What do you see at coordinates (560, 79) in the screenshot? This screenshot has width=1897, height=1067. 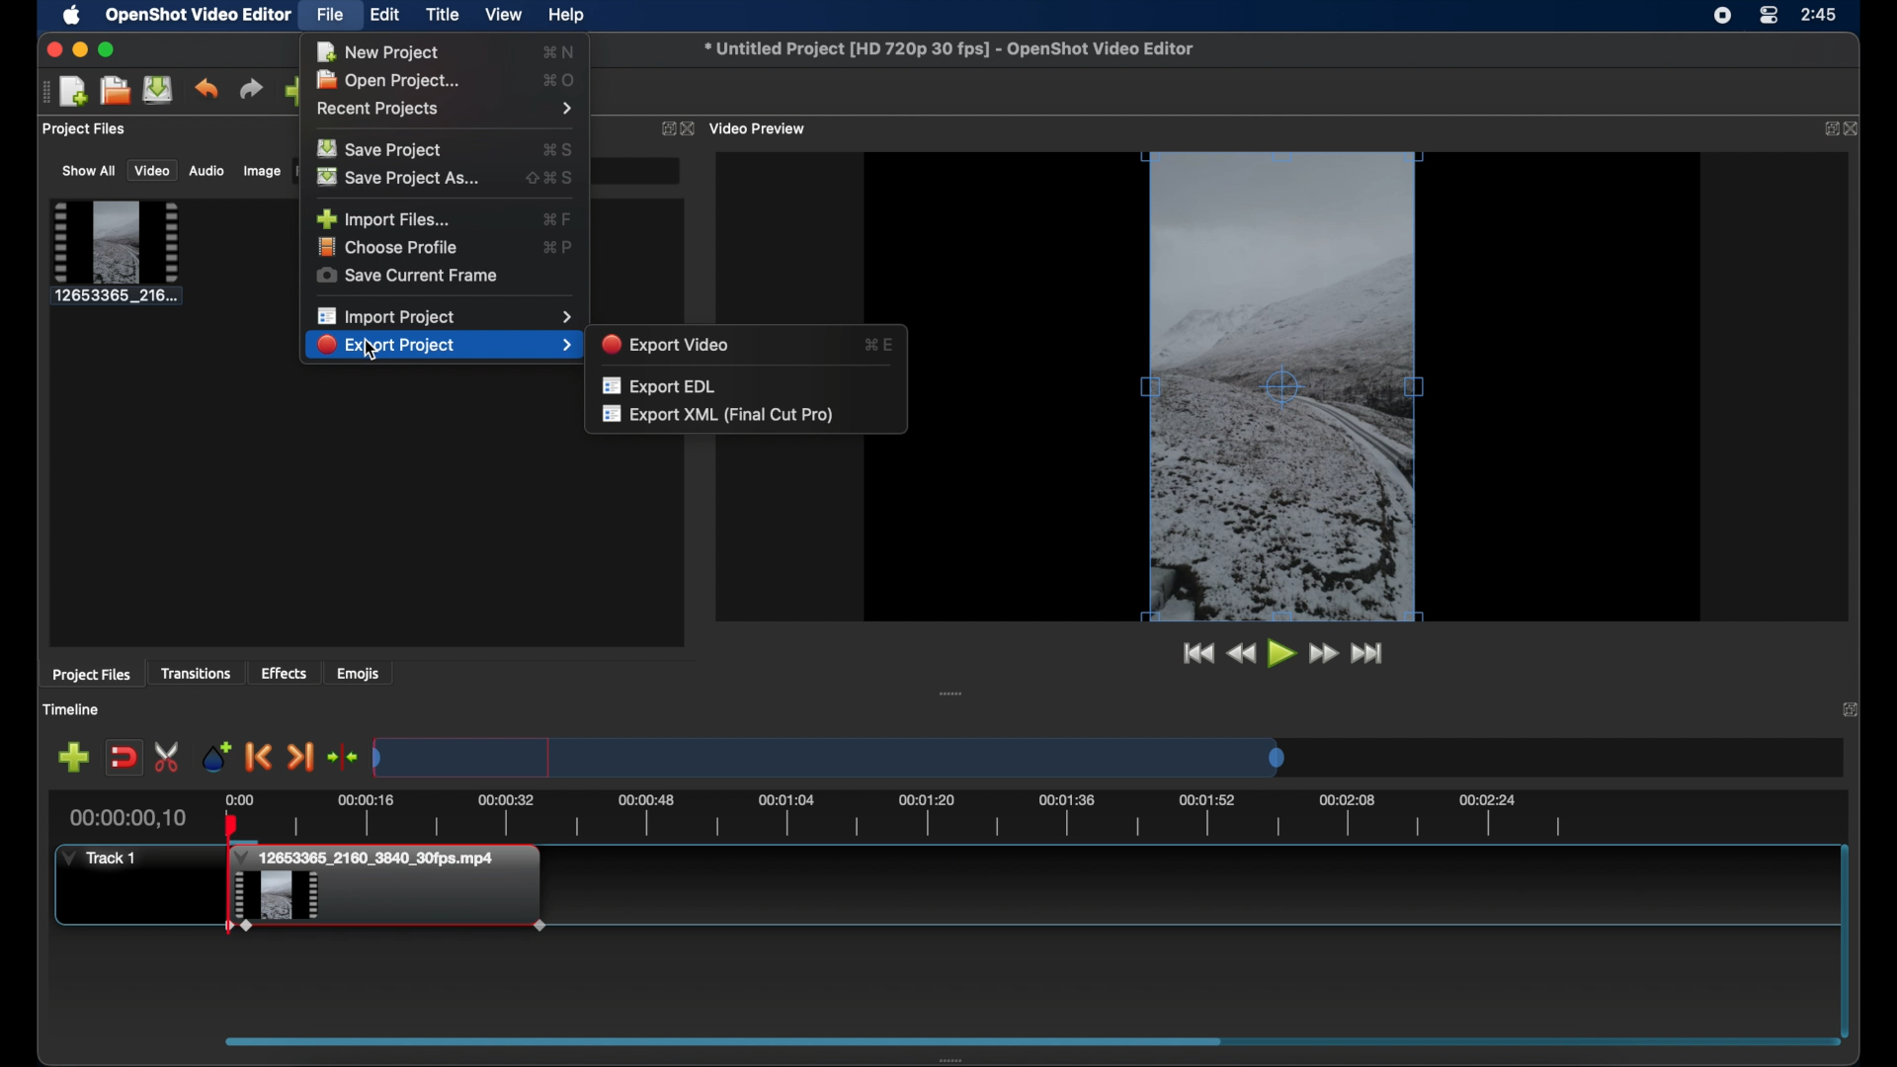 I see `open project  shortcut` at bounding box center [560, 79].